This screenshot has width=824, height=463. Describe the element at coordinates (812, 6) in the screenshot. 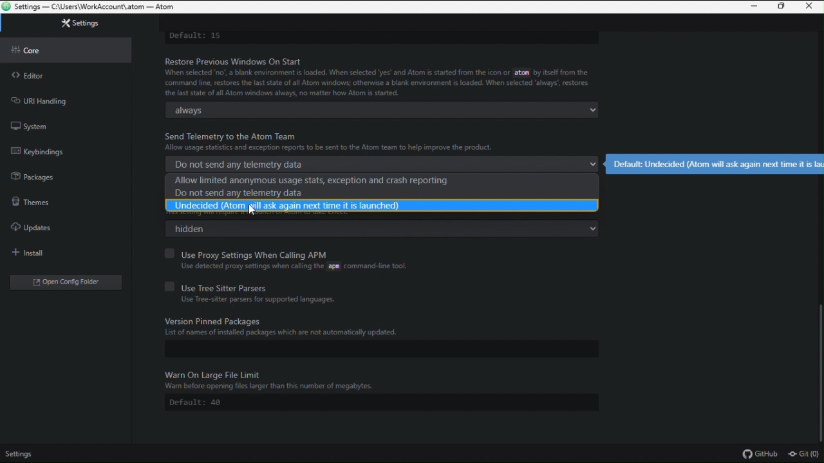

I see `close` at that location.